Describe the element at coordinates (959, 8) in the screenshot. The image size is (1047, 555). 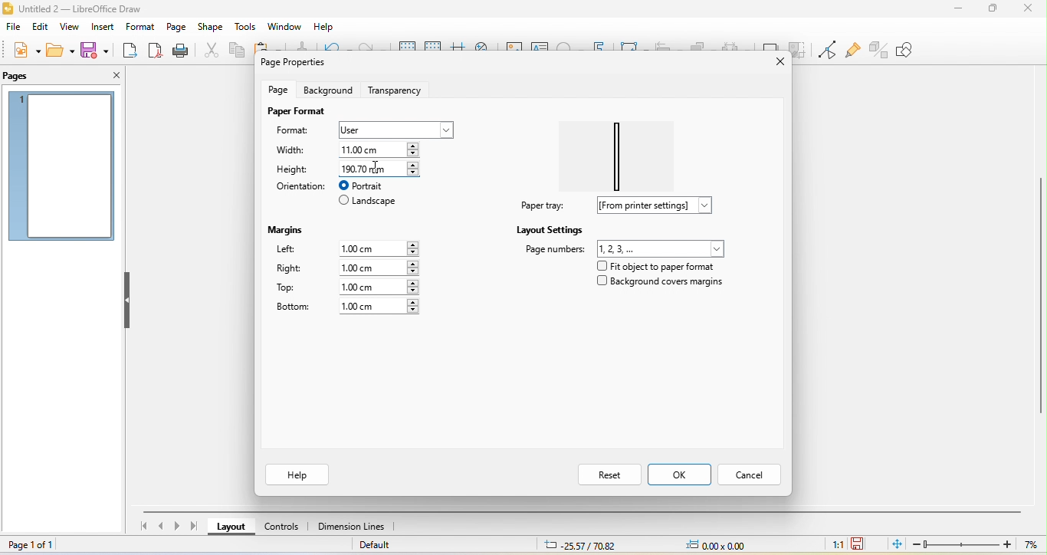
I see `minimize` at that location.